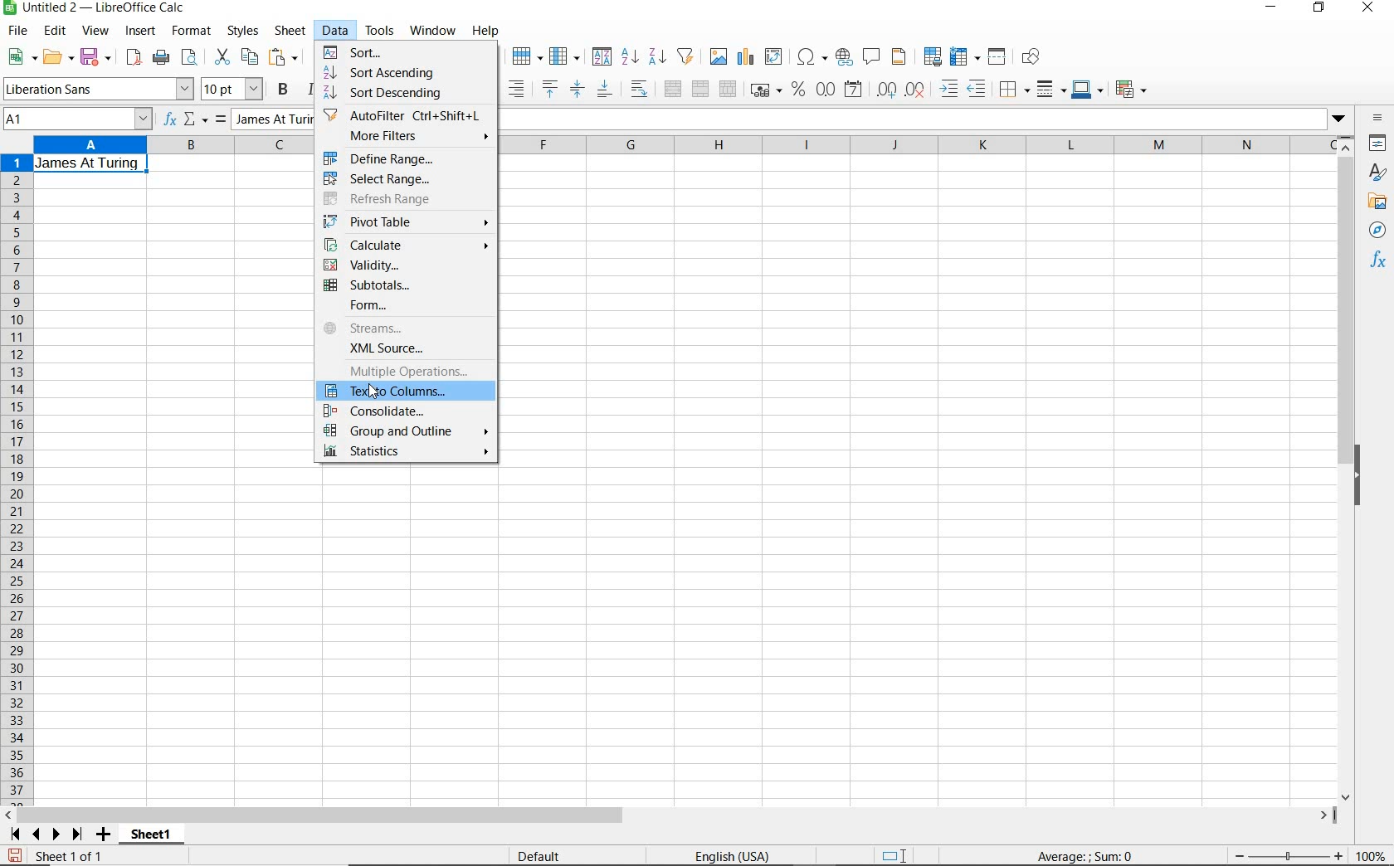  What do you see at coordinates (729, 88) in the screenshot?
I see `unmerge cells` at bounding box center [729, 88].